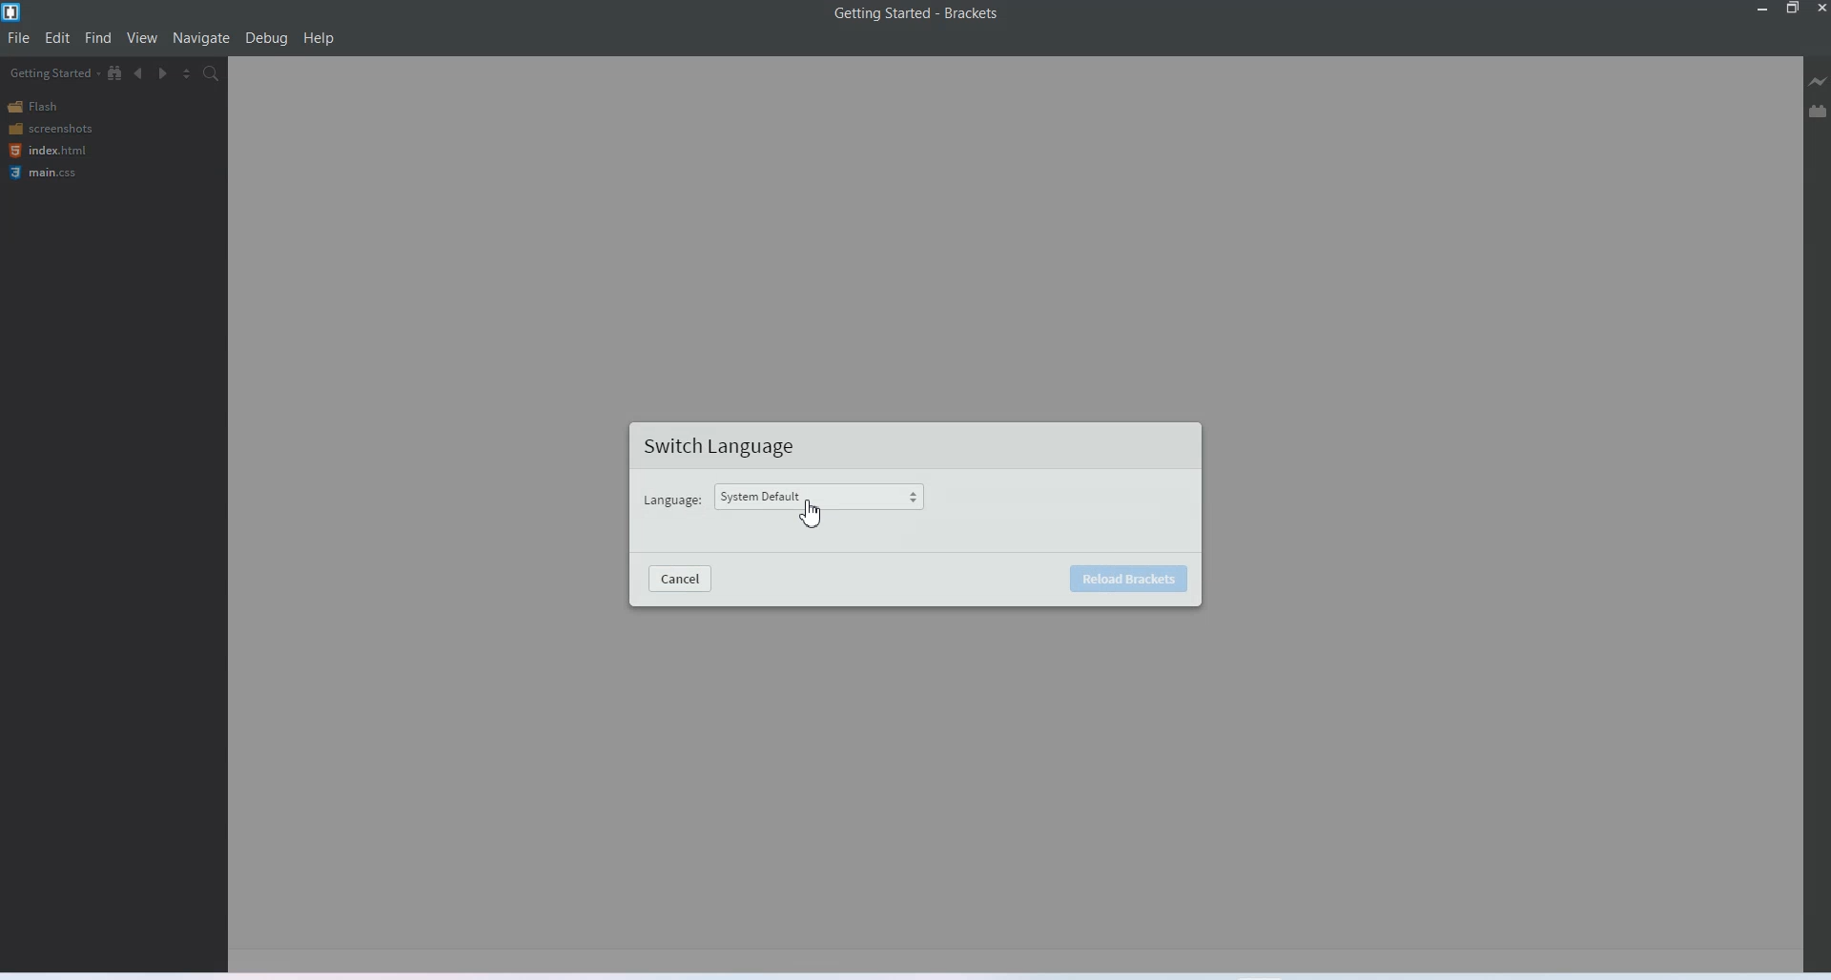 The height and width of the screenshot is (980, 1831). What do you see at coordinates (319, 37) in the screenshot?
I see `Help` at bounding box center [319, 37].